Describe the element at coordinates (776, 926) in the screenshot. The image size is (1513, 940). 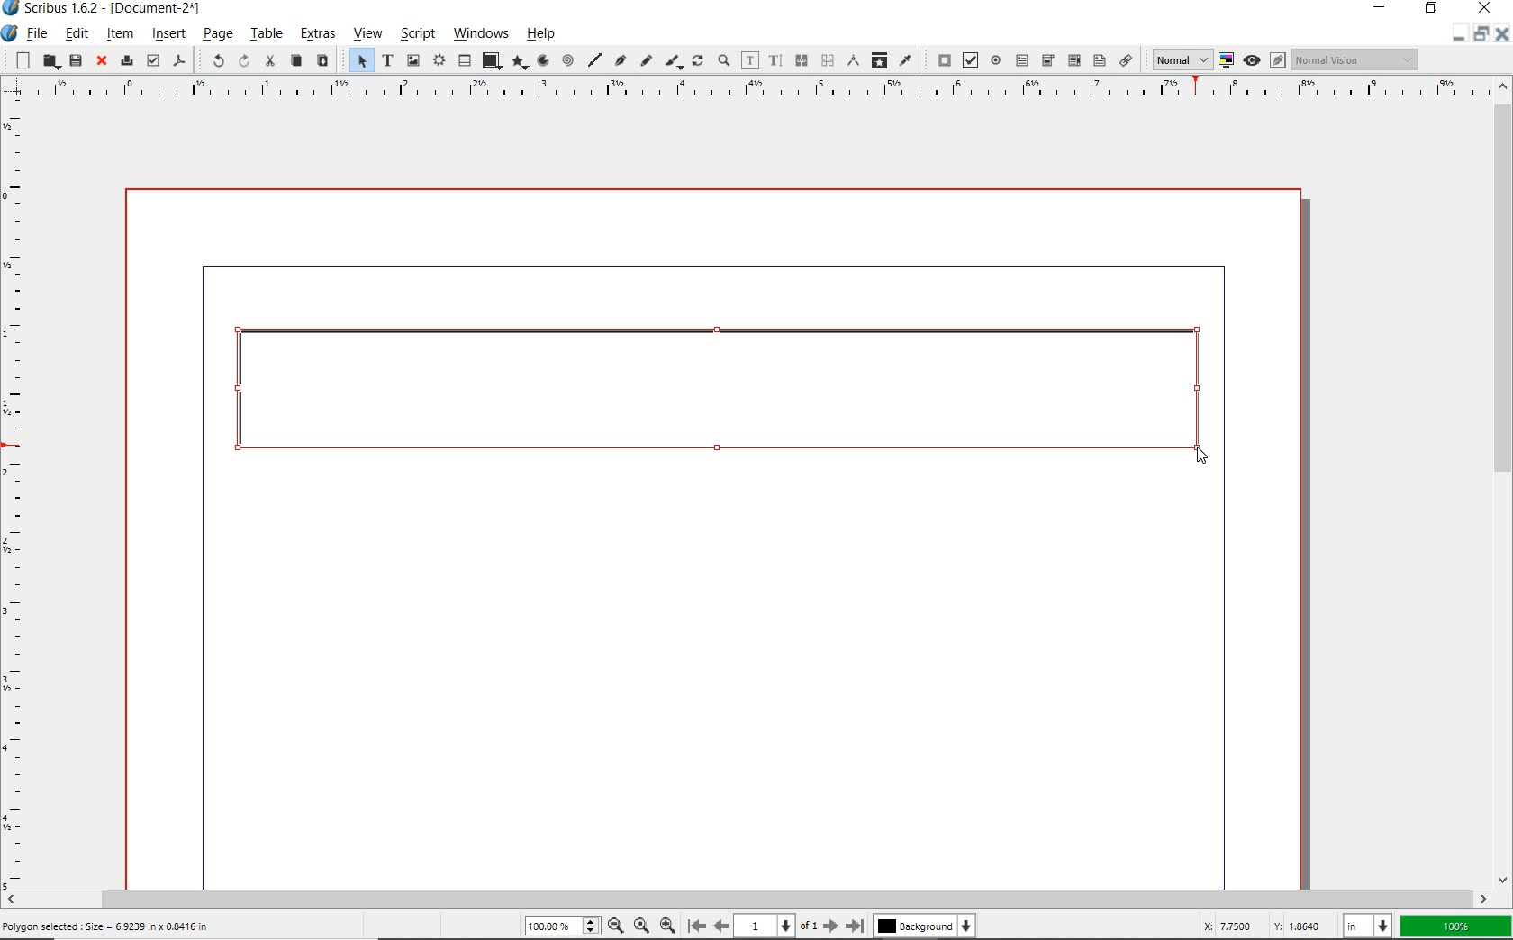
I see `current page` at that location.